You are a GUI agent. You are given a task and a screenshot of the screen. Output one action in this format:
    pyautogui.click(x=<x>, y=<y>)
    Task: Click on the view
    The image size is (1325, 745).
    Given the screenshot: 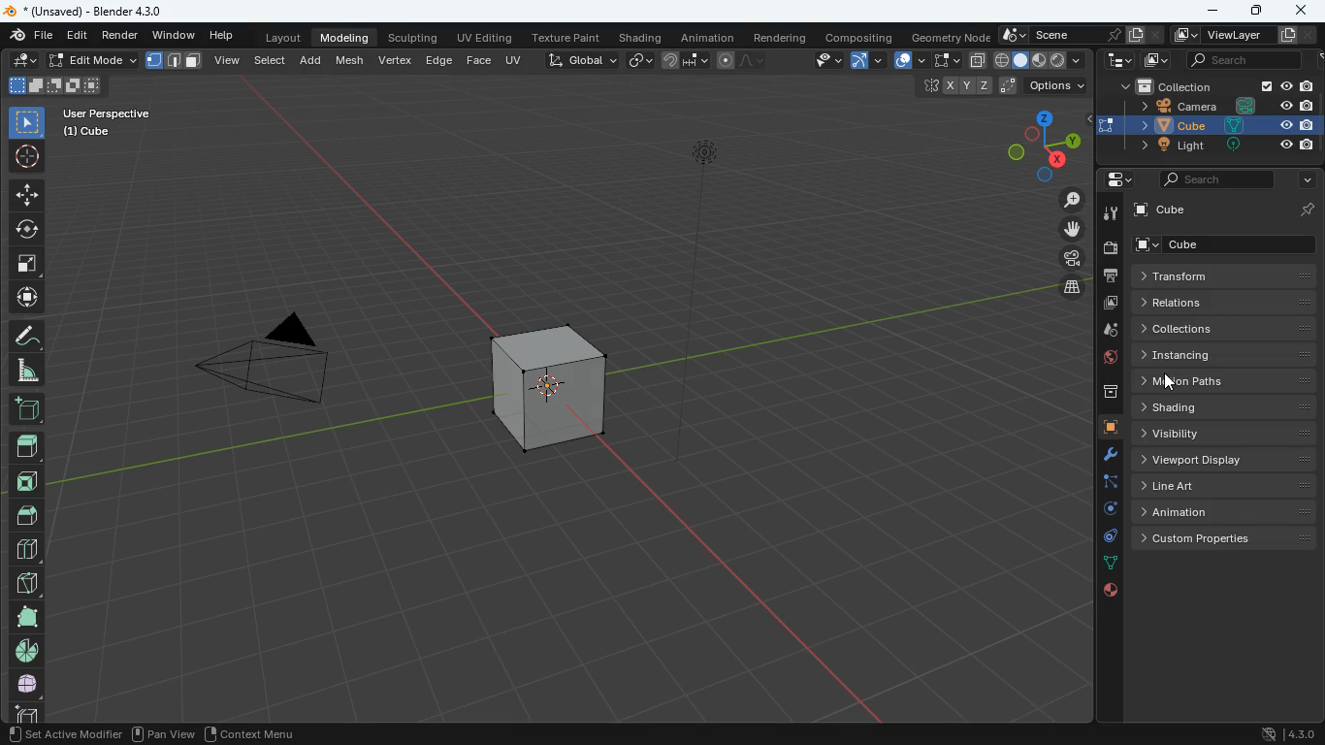 What is the action you would take?
    pyautogui.click(x=228, y=59)
    